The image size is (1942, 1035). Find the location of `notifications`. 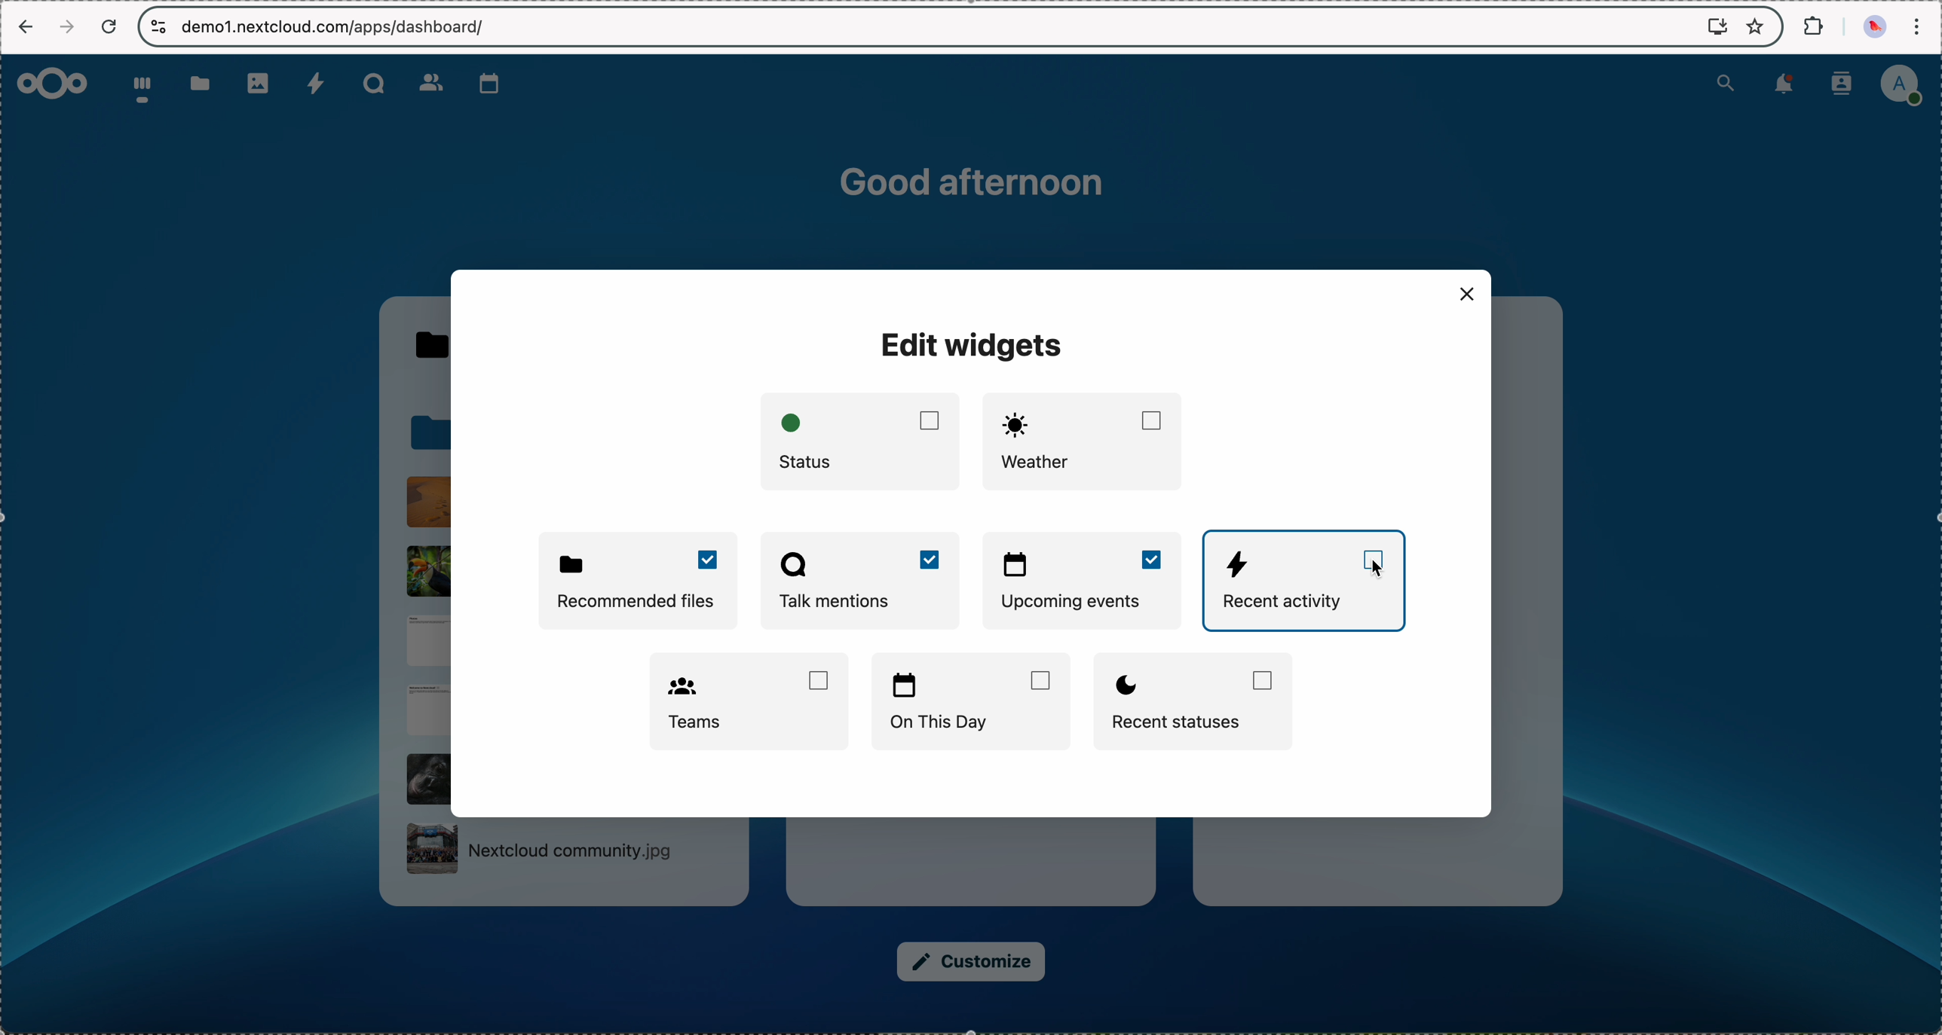

notifications is located at coordinates (1784, 85).